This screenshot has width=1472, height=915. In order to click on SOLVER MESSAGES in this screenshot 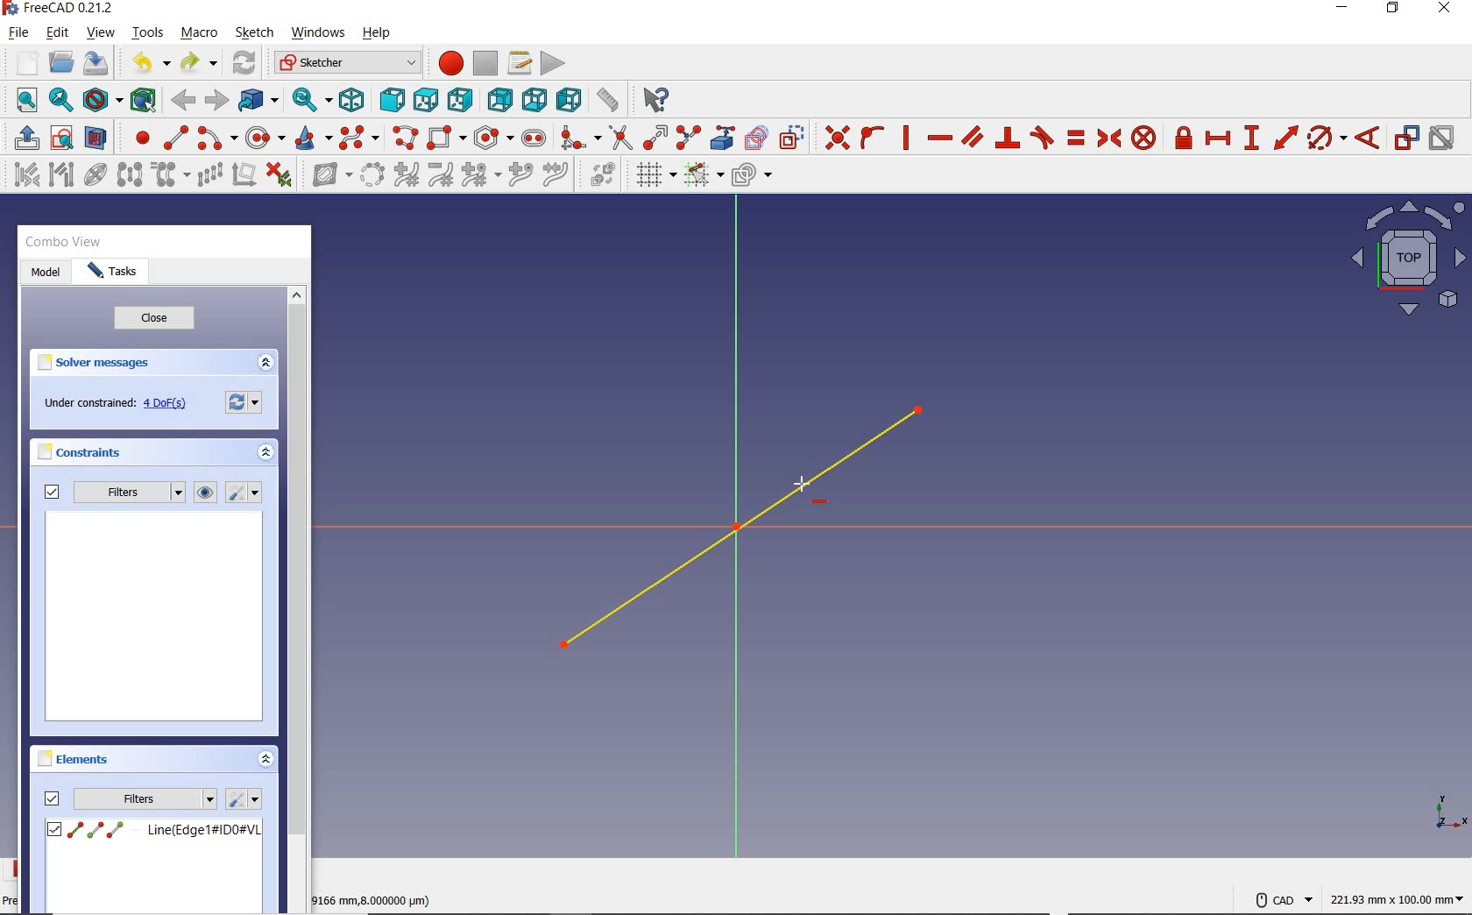, I will do `click(104, 364)`.